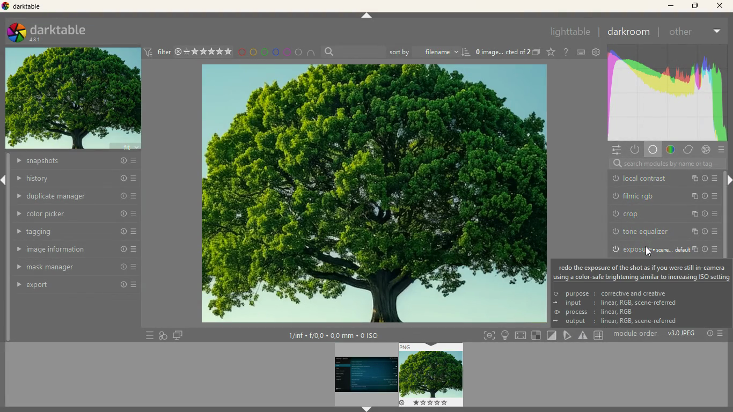  What do you see at coordinates (671, 150) in the screenshot?
I see `gradient` at bounding box center [671, 150].